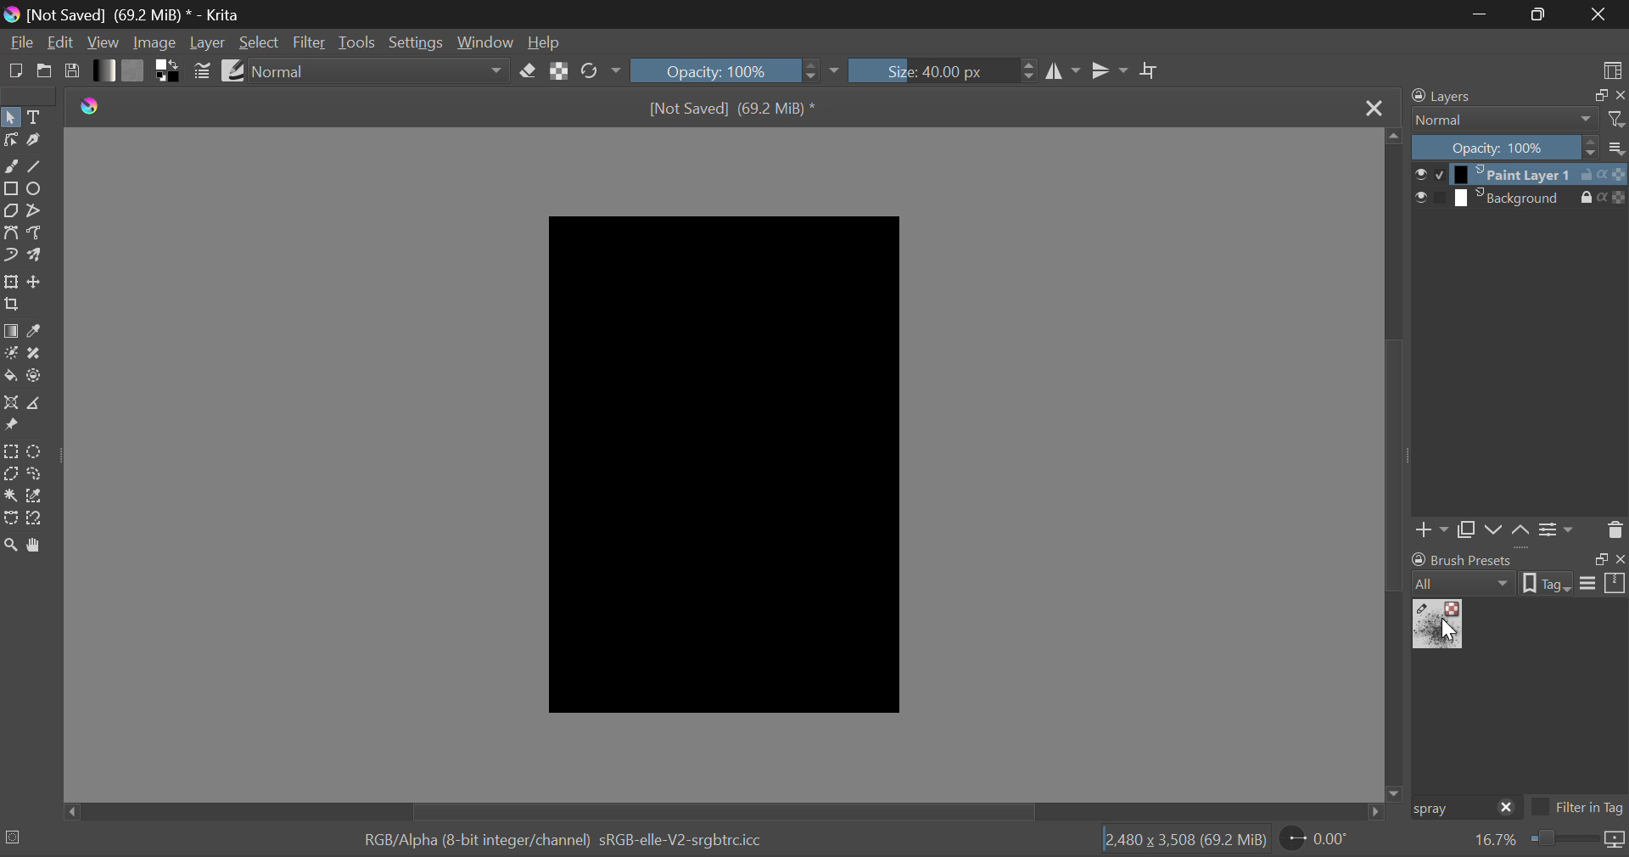 Image resolution: width=1629 pixels, height=857 pixels. Describe the element at coordinates (602, 71) in the screenshot. I see `Rotate` at that location.